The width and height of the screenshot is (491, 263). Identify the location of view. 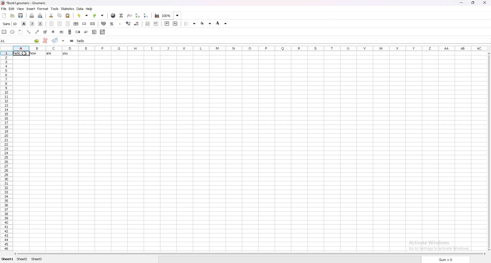
(20, 9).